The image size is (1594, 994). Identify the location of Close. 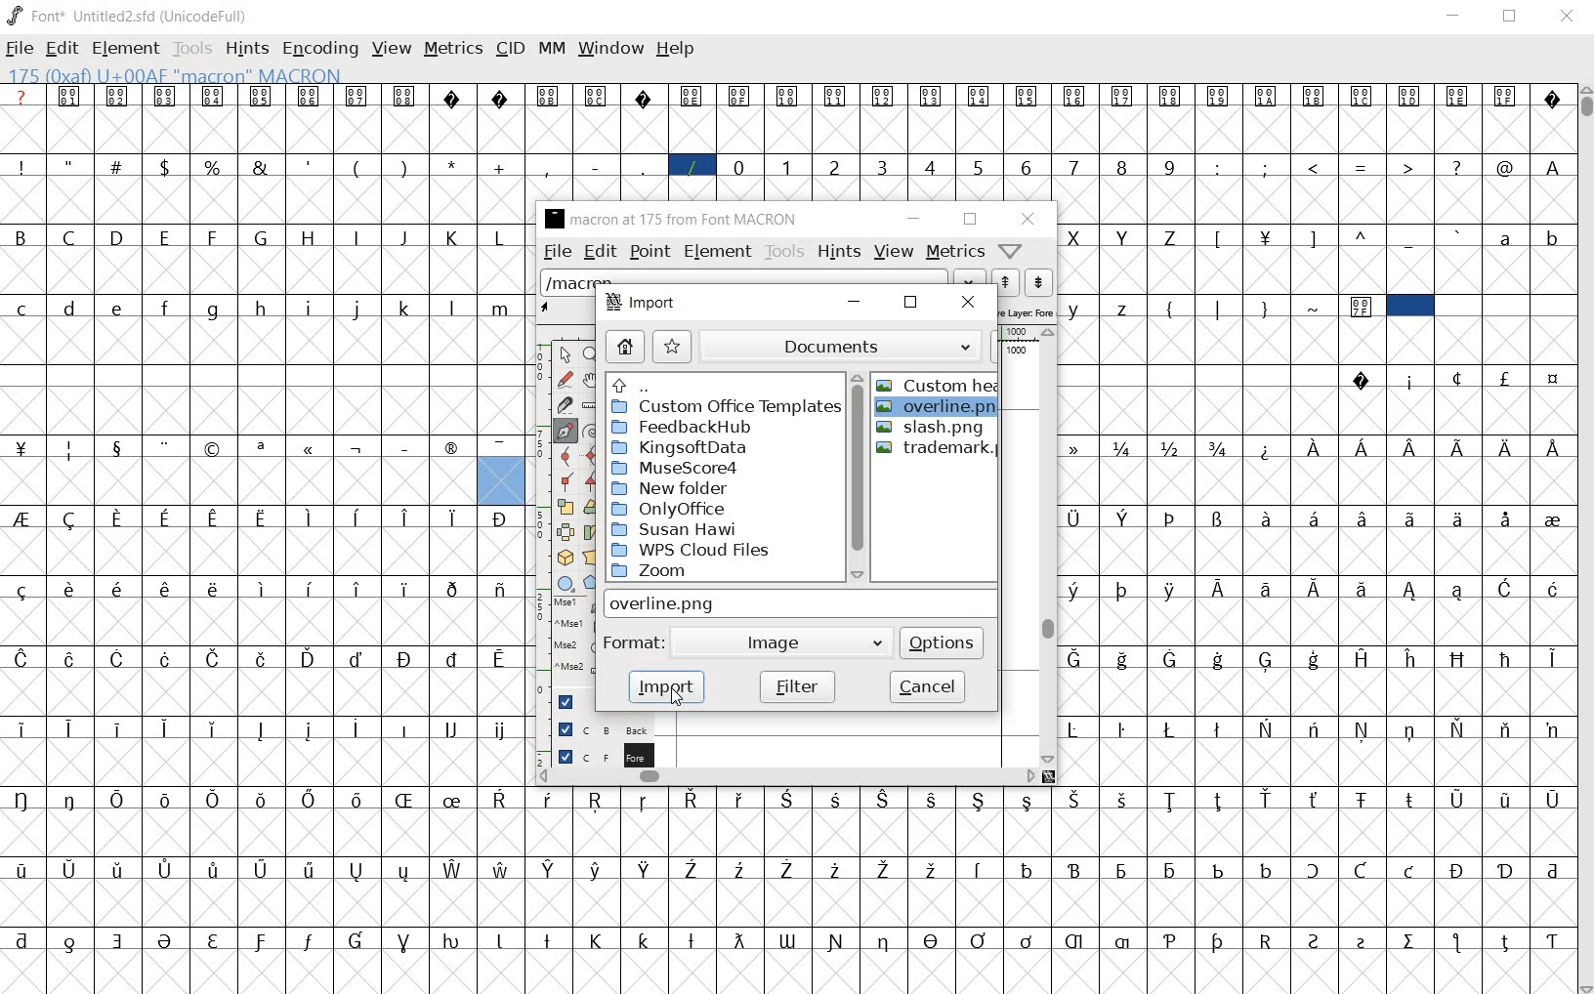
(1567, 17).